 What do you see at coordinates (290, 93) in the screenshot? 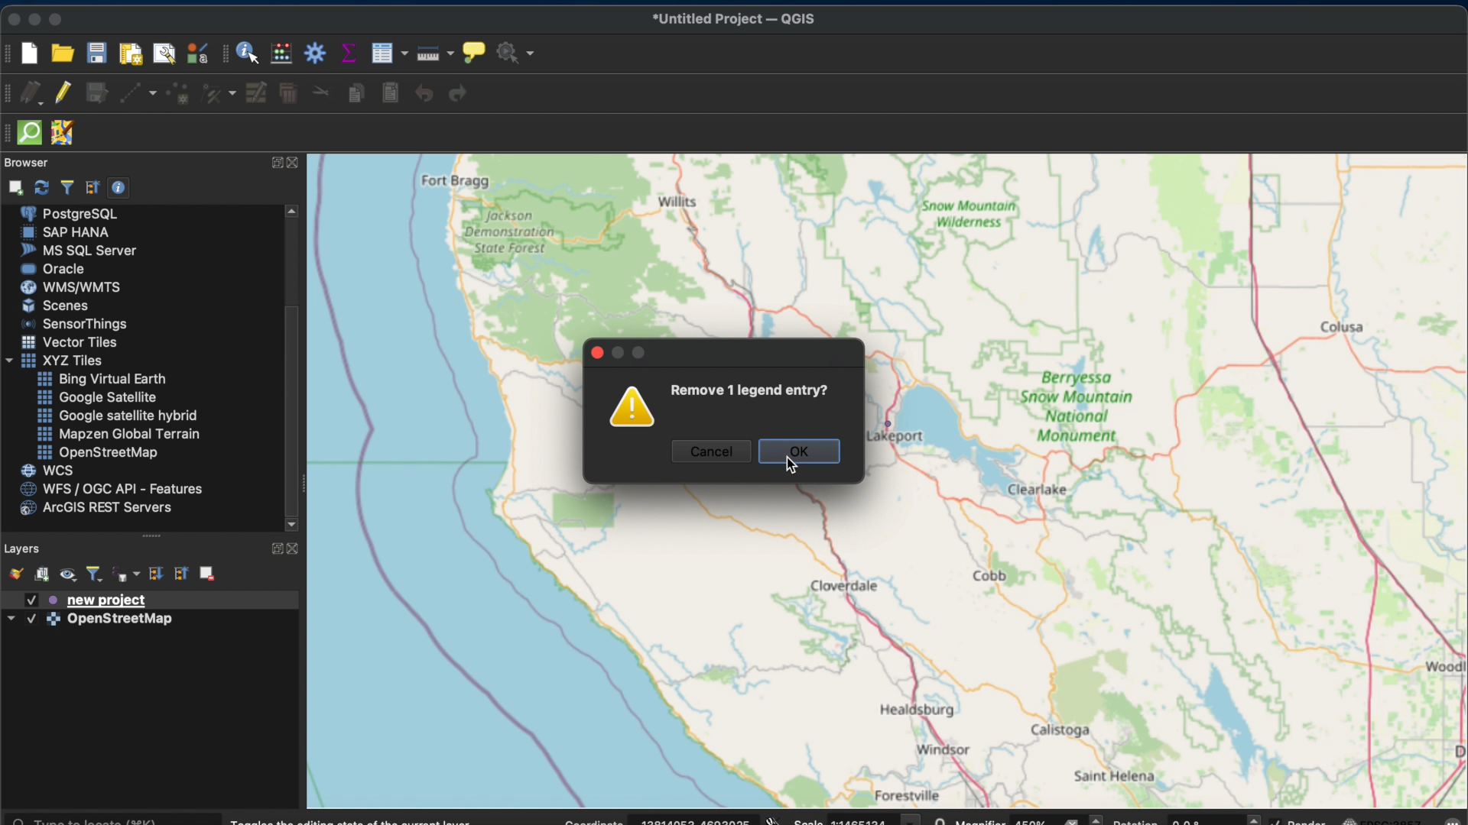
I see `delete selected` at bounding box center [290, 93].